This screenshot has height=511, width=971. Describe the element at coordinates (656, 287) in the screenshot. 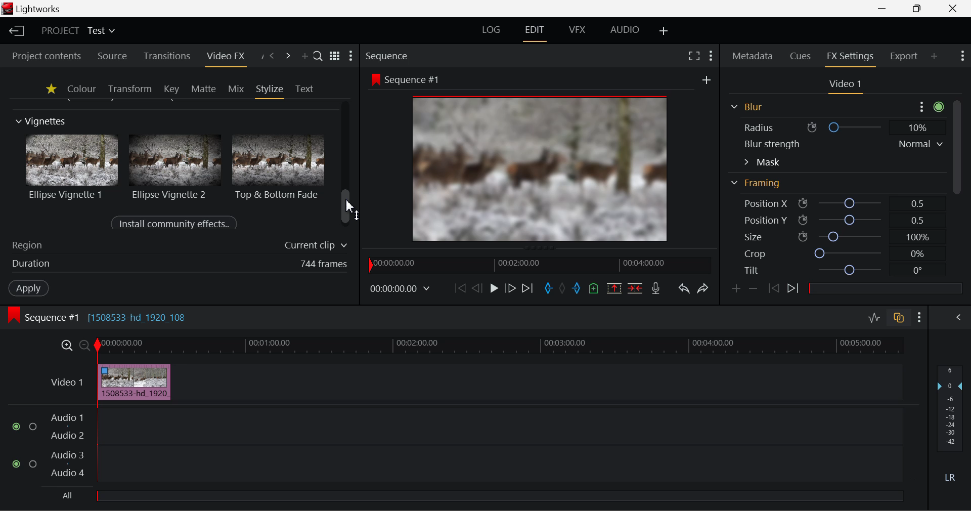

I see `Record Voiceover` at that location.